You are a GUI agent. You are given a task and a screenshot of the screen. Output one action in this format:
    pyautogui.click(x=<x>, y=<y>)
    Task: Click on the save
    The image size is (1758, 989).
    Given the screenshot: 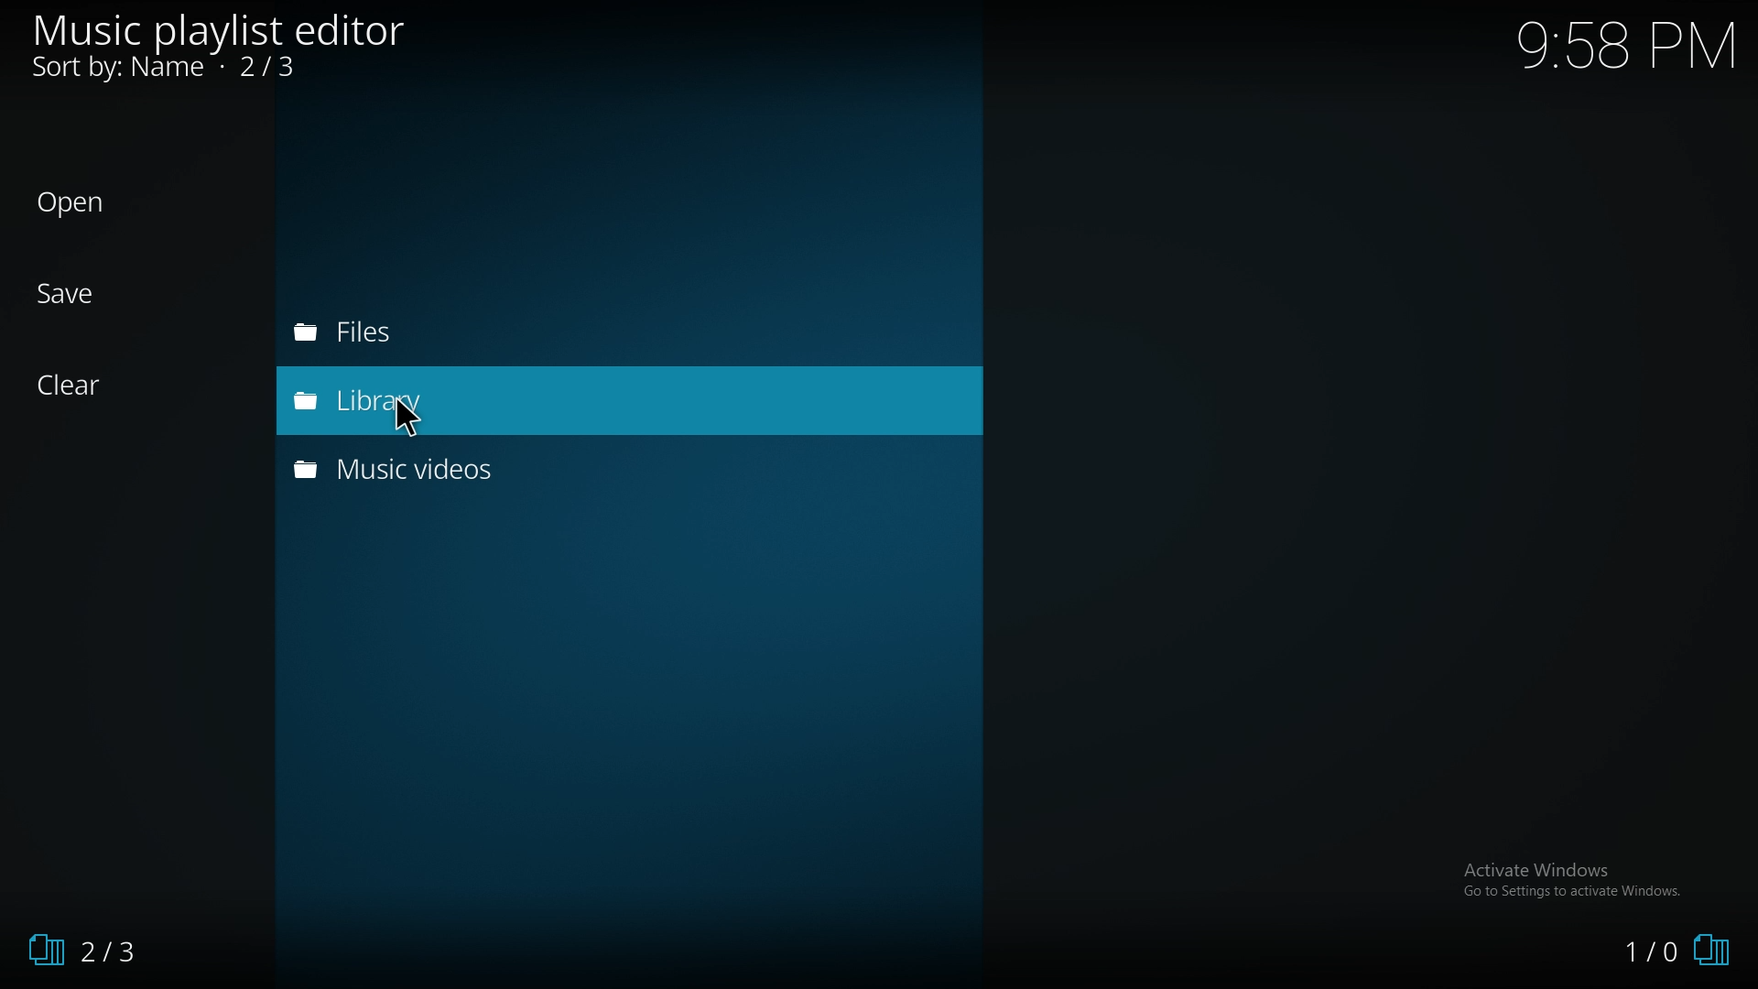 What is the action you would take?
    pyautogui.click(x=115, y=295)
    